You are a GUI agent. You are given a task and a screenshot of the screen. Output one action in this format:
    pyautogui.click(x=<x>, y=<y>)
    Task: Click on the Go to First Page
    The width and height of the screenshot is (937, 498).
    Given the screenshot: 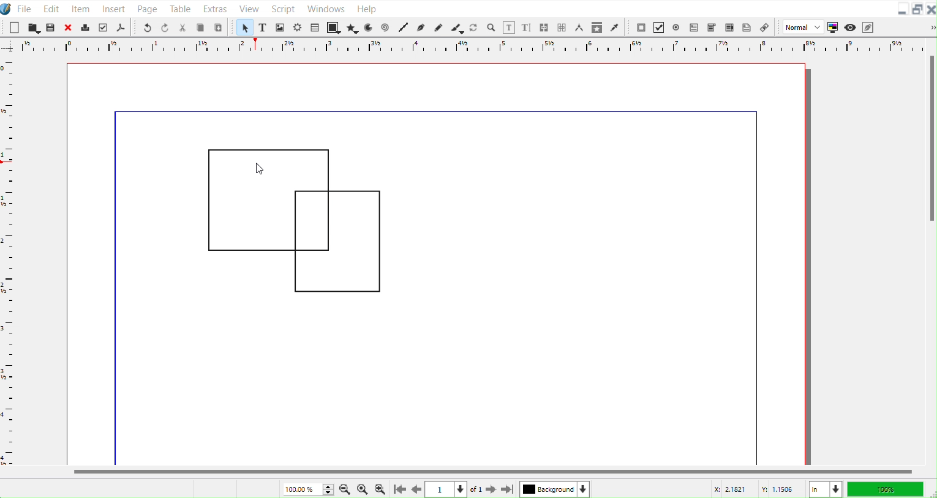 What is the action you would take?
    pyautogui.click(x=399, y=489)
    